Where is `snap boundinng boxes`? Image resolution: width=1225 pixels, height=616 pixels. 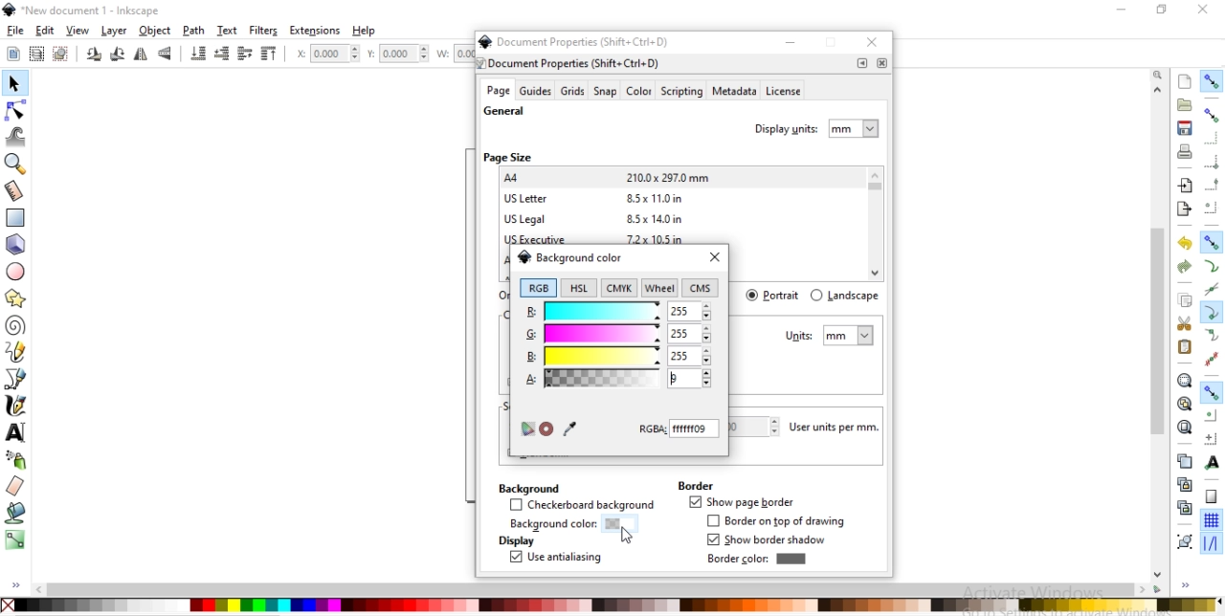
snap boundinng boxes is located at coordinates (1211, 116).